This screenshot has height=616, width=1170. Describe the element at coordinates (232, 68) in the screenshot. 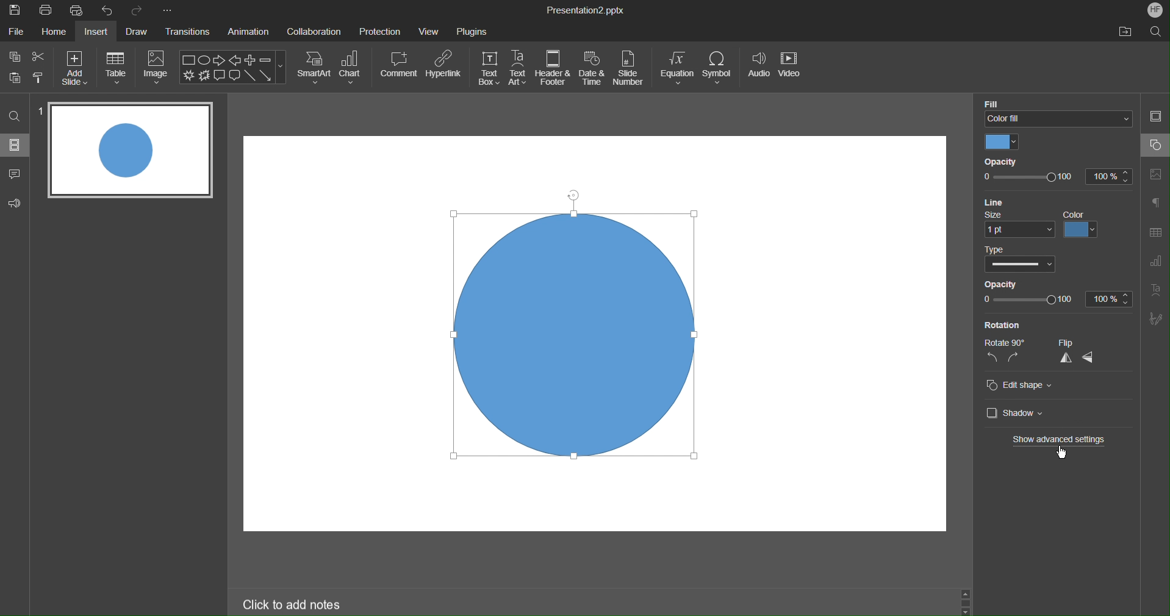

I see `Shape Menu` at that location.